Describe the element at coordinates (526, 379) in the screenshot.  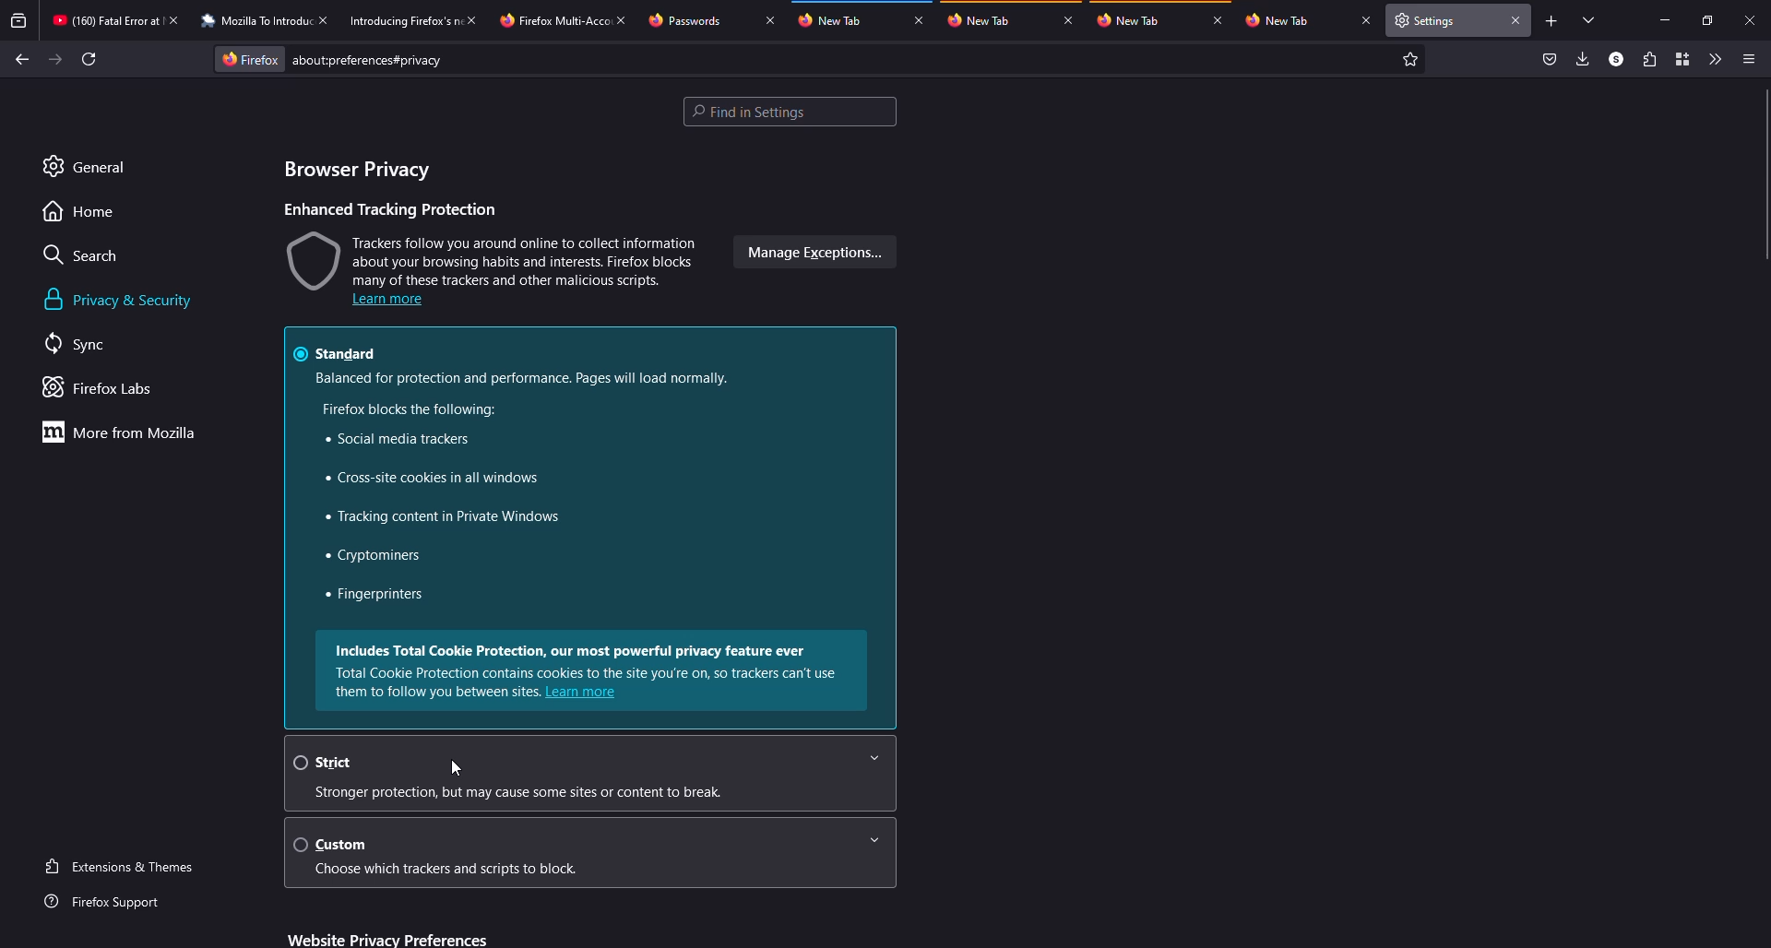
I see `balanced for protection and performance.` at that location.